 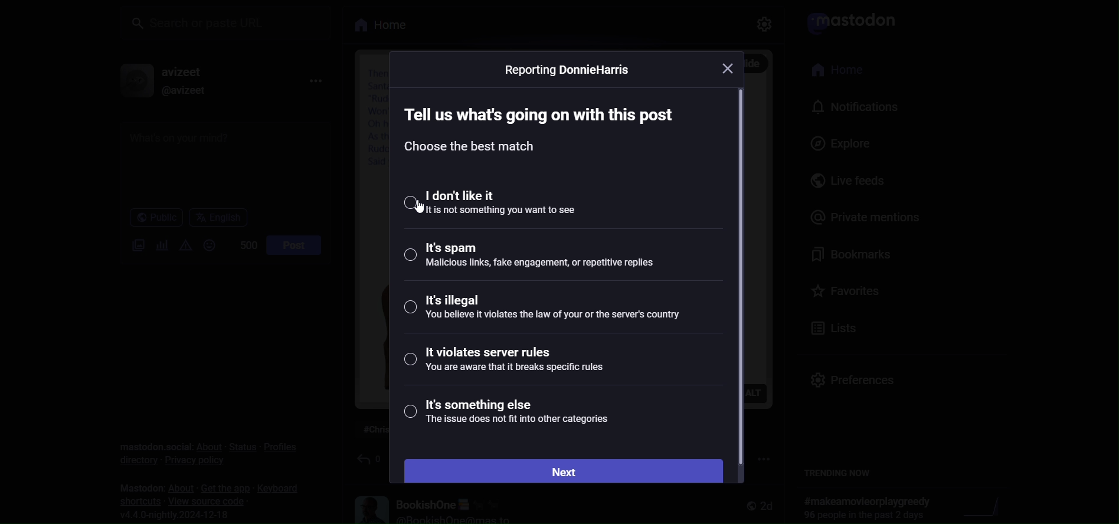 What do you see at coordinates (848, 21) in the screenshot?
I see `mastodon` at bounding box center [848, 21].